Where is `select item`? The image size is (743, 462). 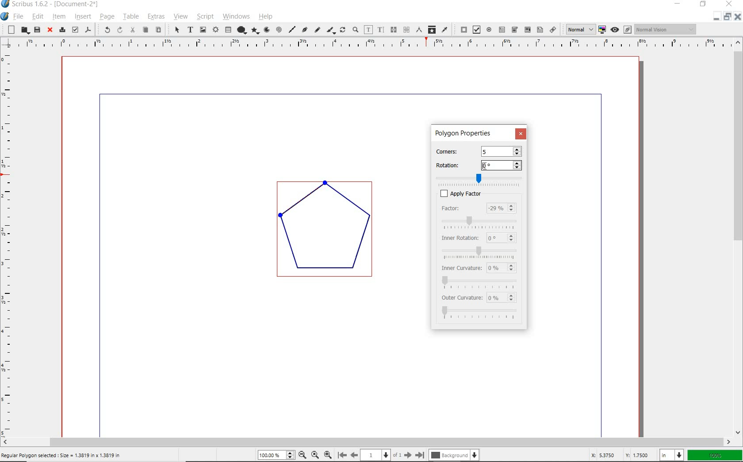 select item is located at coordinates (176, 30).